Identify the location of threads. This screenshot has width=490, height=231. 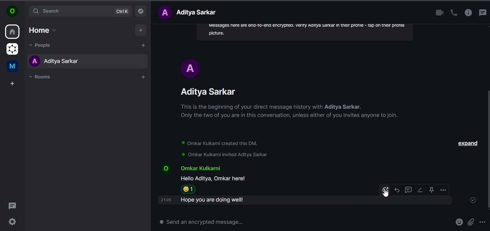
(12, 205).